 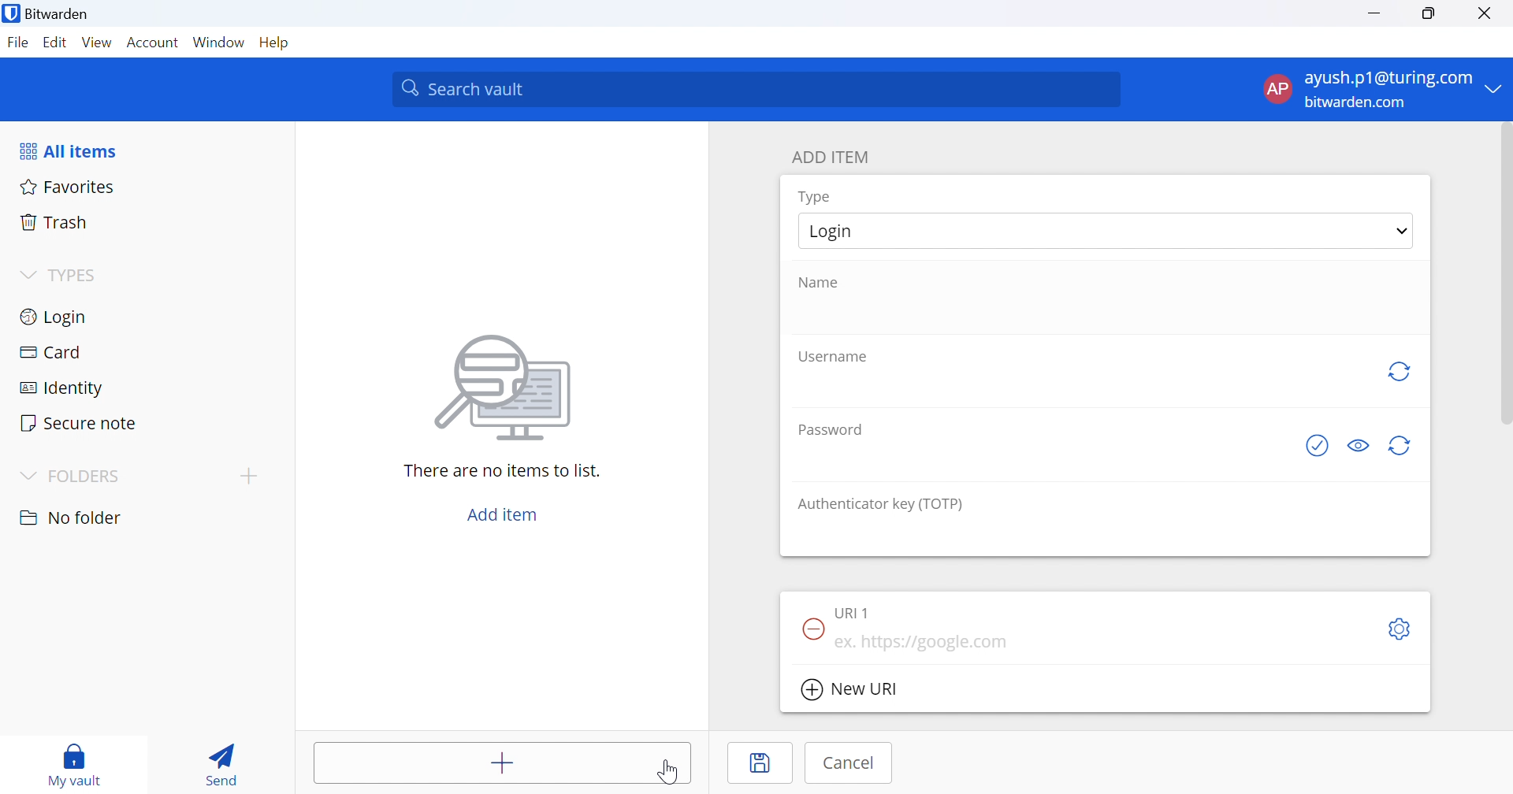 I want to click on Send, so click(x=225, y=760).